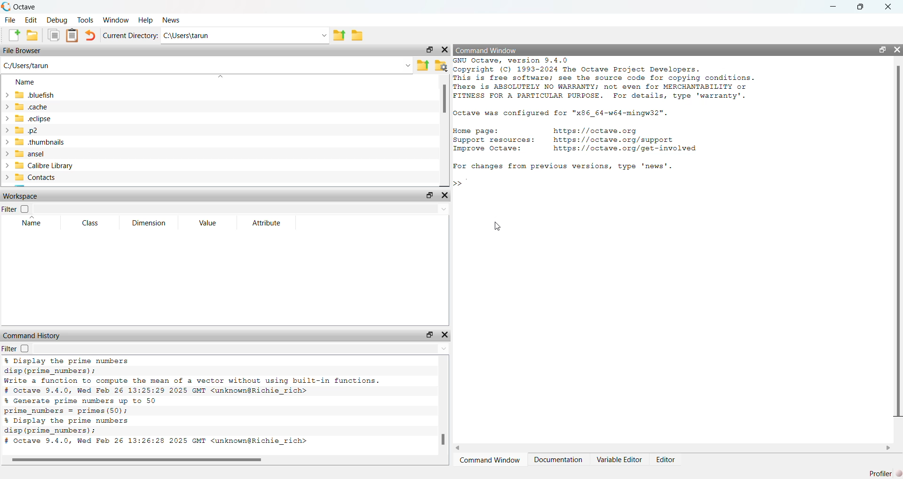 The image size is (903, 479). What do you see at coordinates (27, 131) in the screenshot?
I see `.p2` at bounding box center [27, 131].